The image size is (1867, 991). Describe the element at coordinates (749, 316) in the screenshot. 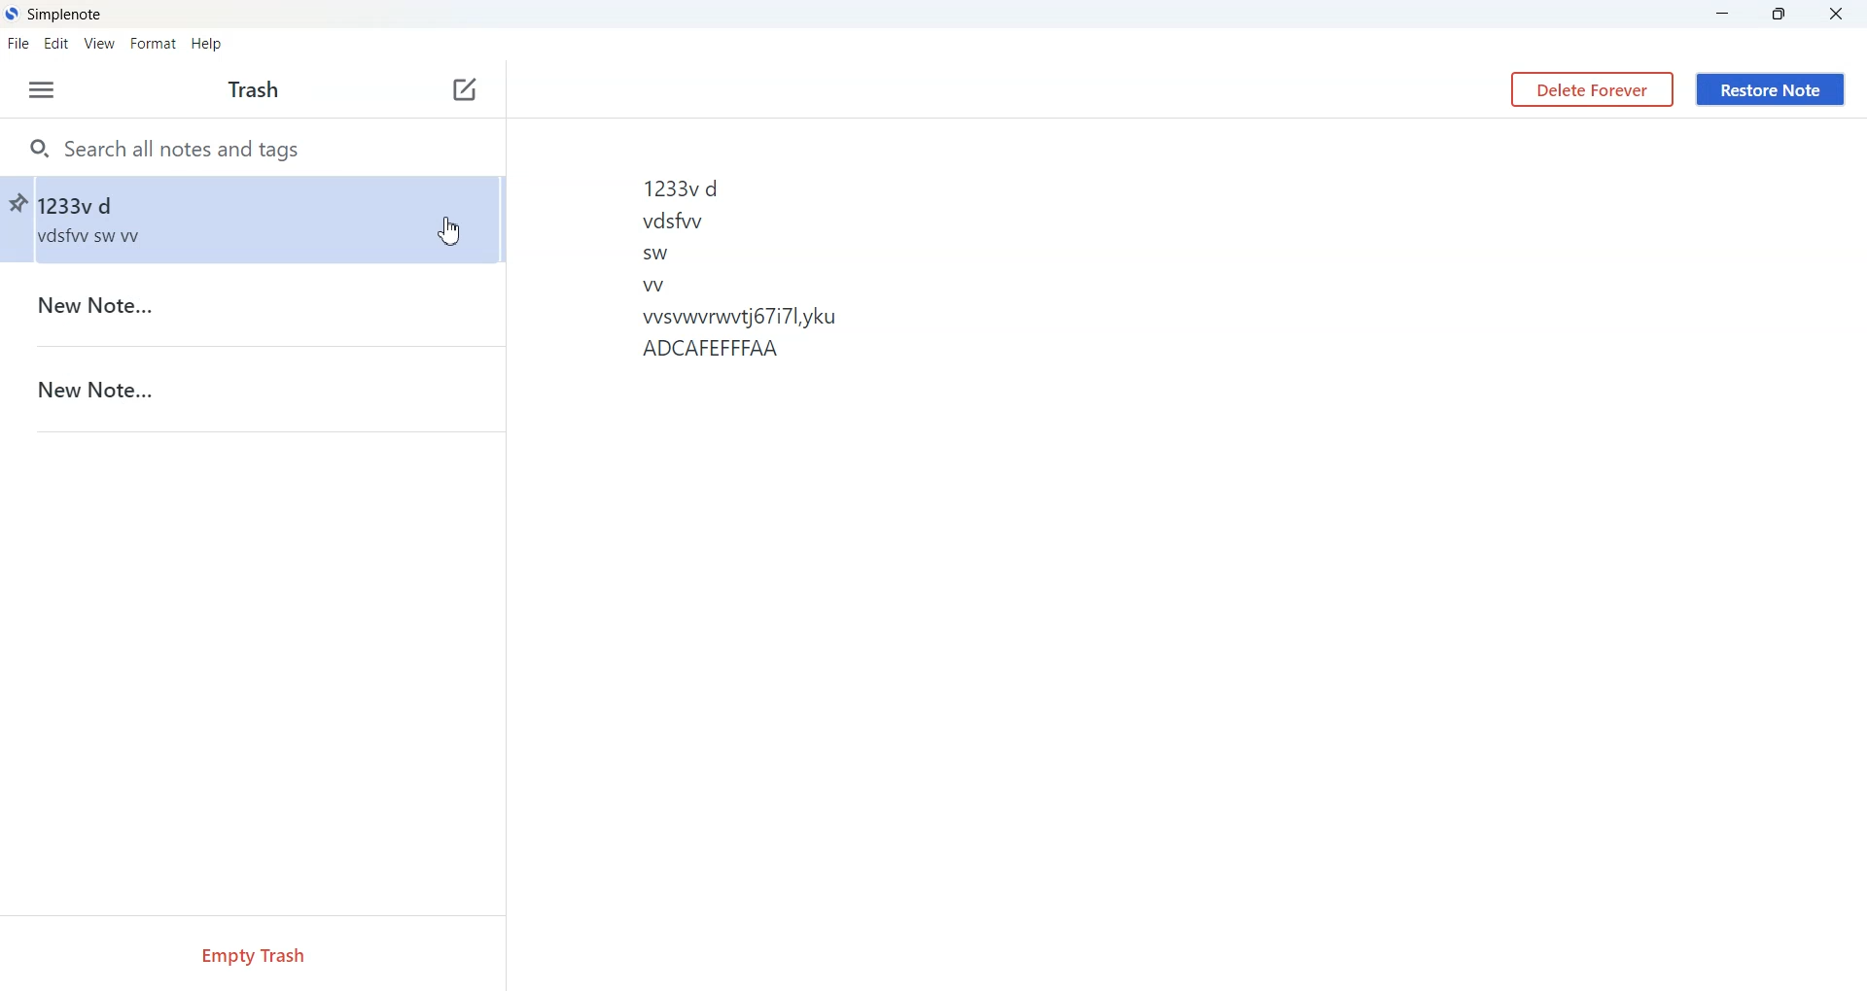

I see `wsvwvrwvtj67i7l,yku` at that location.